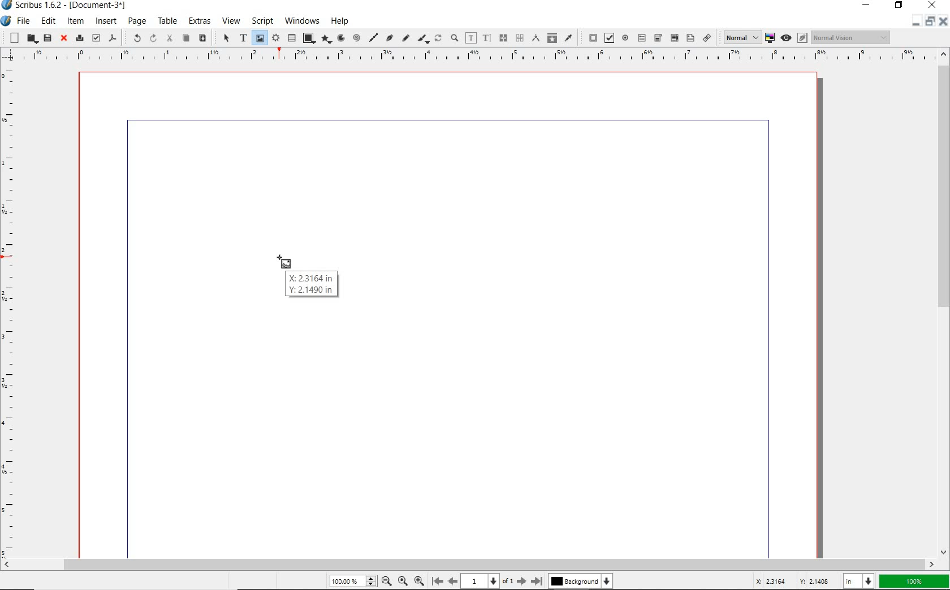  I want to click on paste, so click(204, 38).